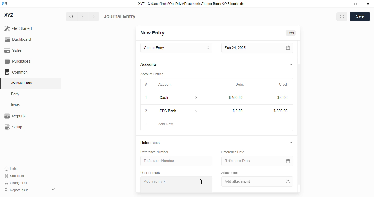 Image resolution: width=374 pixels, height=197 pixels. Describe the element at coordinates (284, 84) in the screenshot. I see `credit` at that location.